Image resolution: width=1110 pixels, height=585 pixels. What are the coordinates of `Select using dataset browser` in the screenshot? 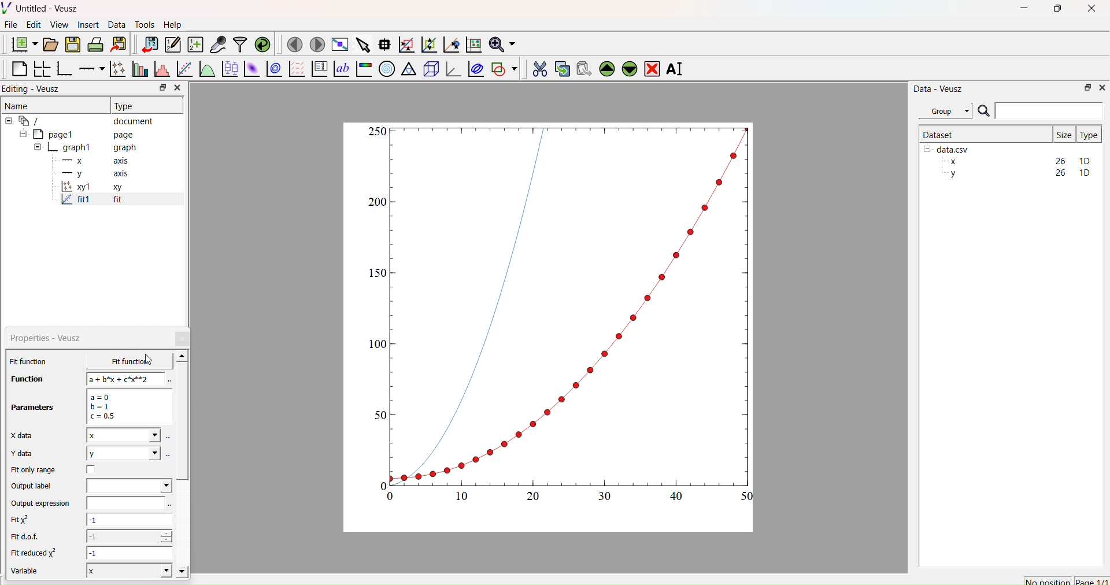 It's located at (168, 381).